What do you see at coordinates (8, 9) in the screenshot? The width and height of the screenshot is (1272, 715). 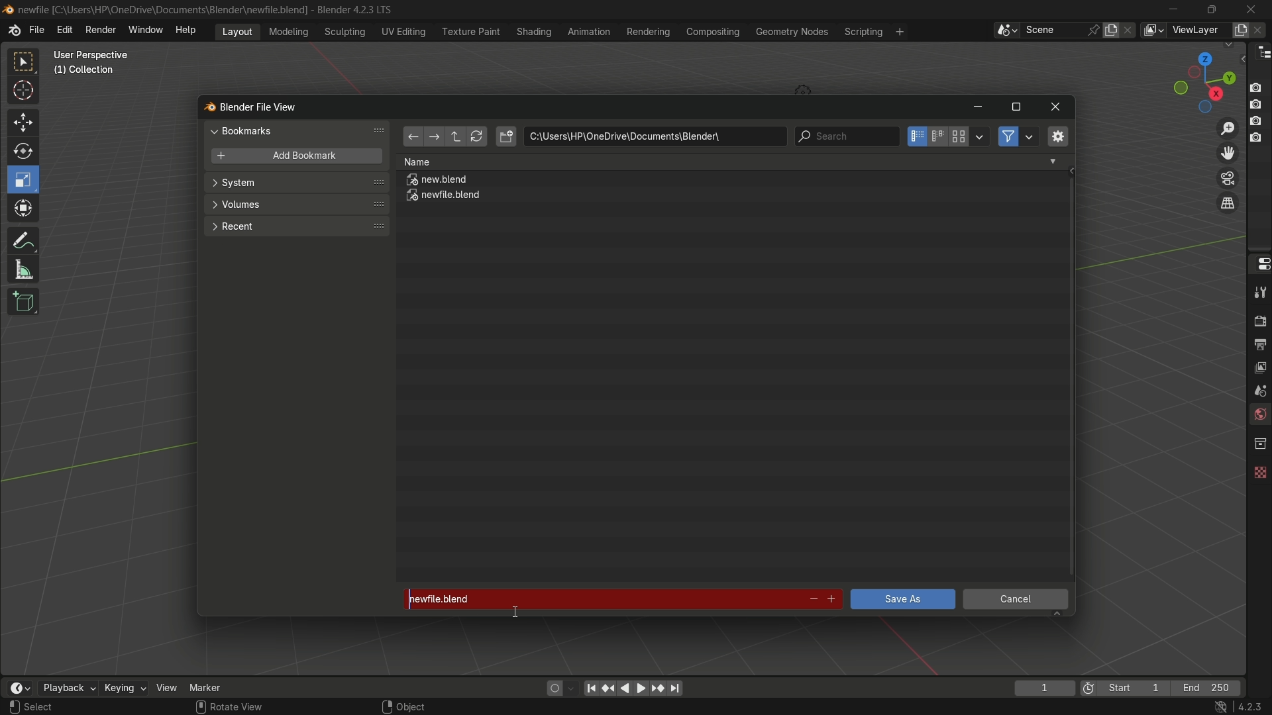 I see `Blend` at bounding box center [8, 9].